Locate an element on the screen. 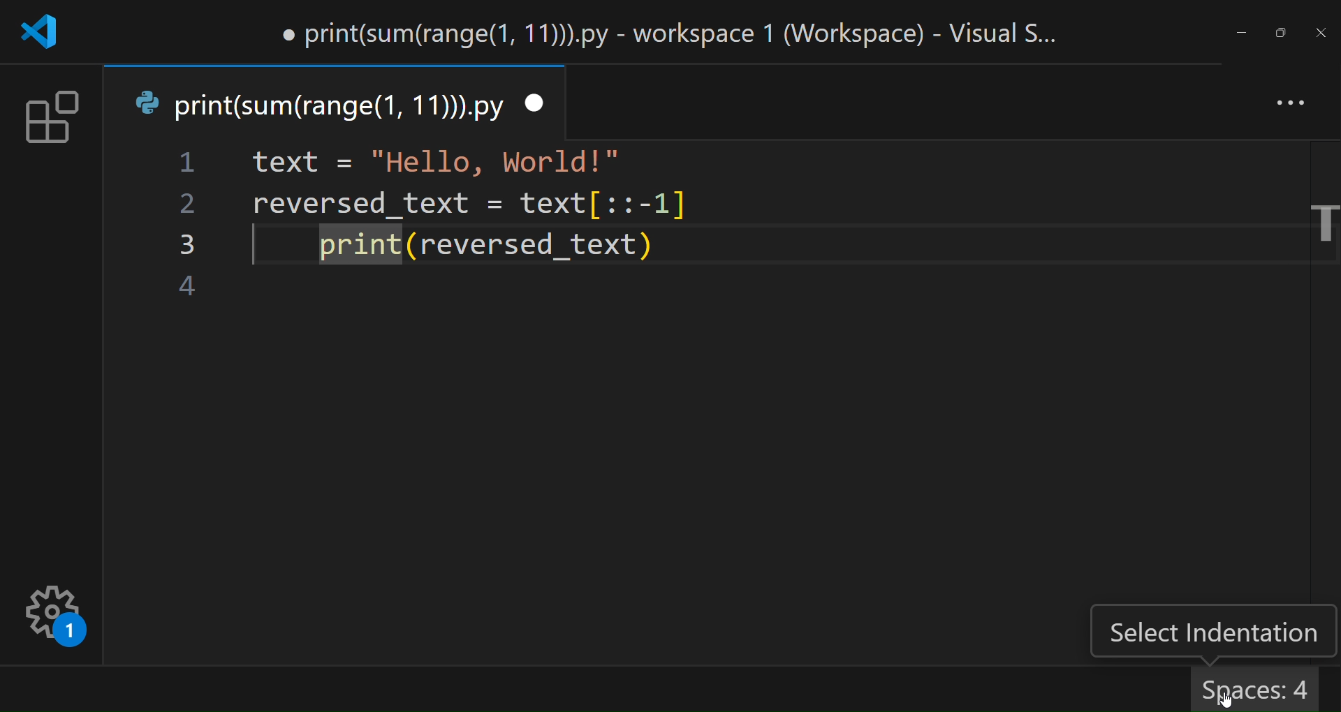 The width and height of the screenshot is (1341, 712). close is located at coordinates (1324, 32).